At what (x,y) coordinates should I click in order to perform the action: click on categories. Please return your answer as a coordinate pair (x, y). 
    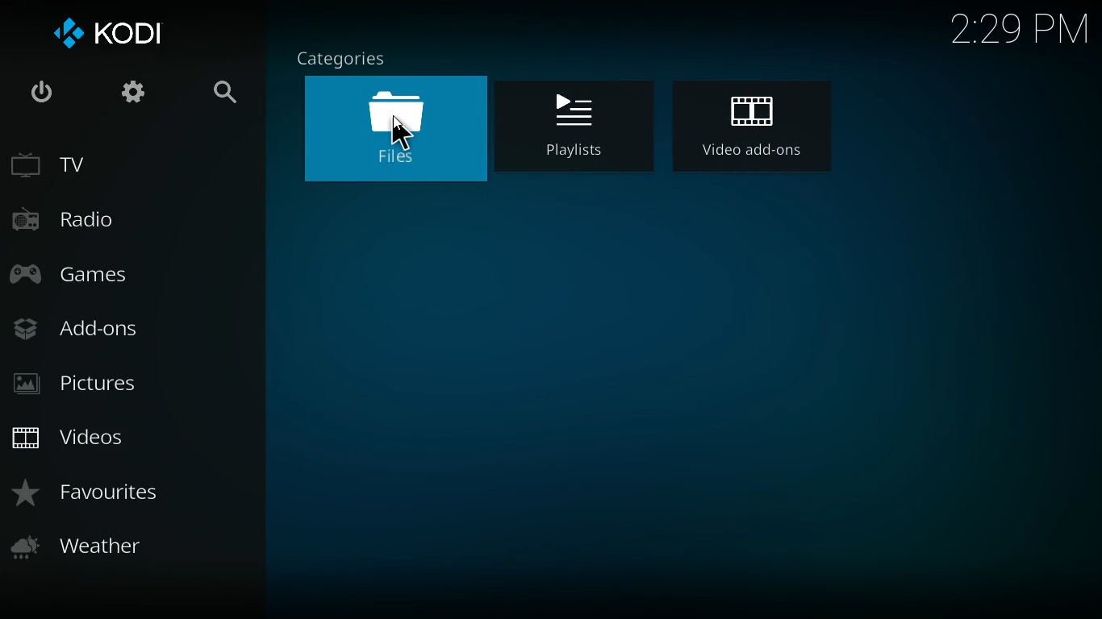
    Looking at the image, I should click on (343, 57).